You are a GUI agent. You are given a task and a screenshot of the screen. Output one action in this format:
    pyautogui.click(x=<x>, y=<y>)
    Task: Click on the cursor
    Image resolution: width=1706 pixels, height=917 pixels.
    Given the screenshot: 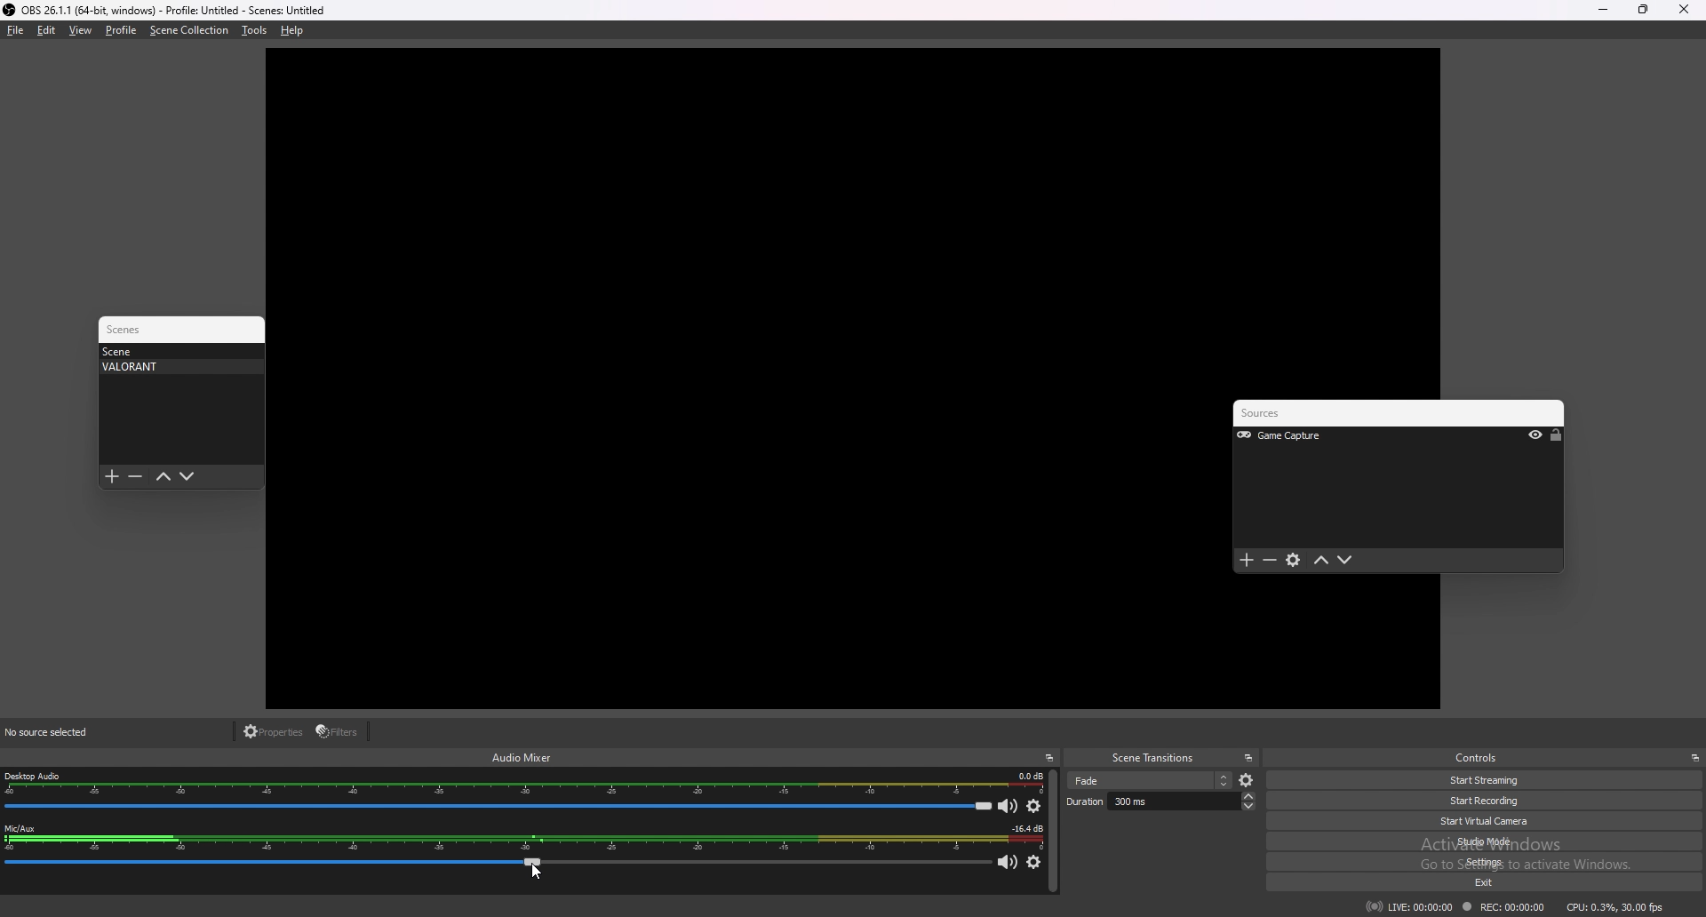 What is the action you would take?
    pyautogui.click(x=534, y=872)
    